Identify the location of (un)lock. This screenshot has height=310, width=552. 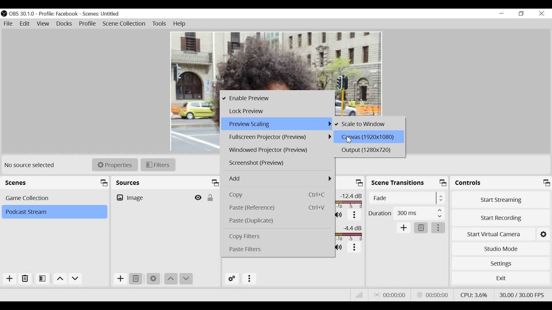
(210, 198).